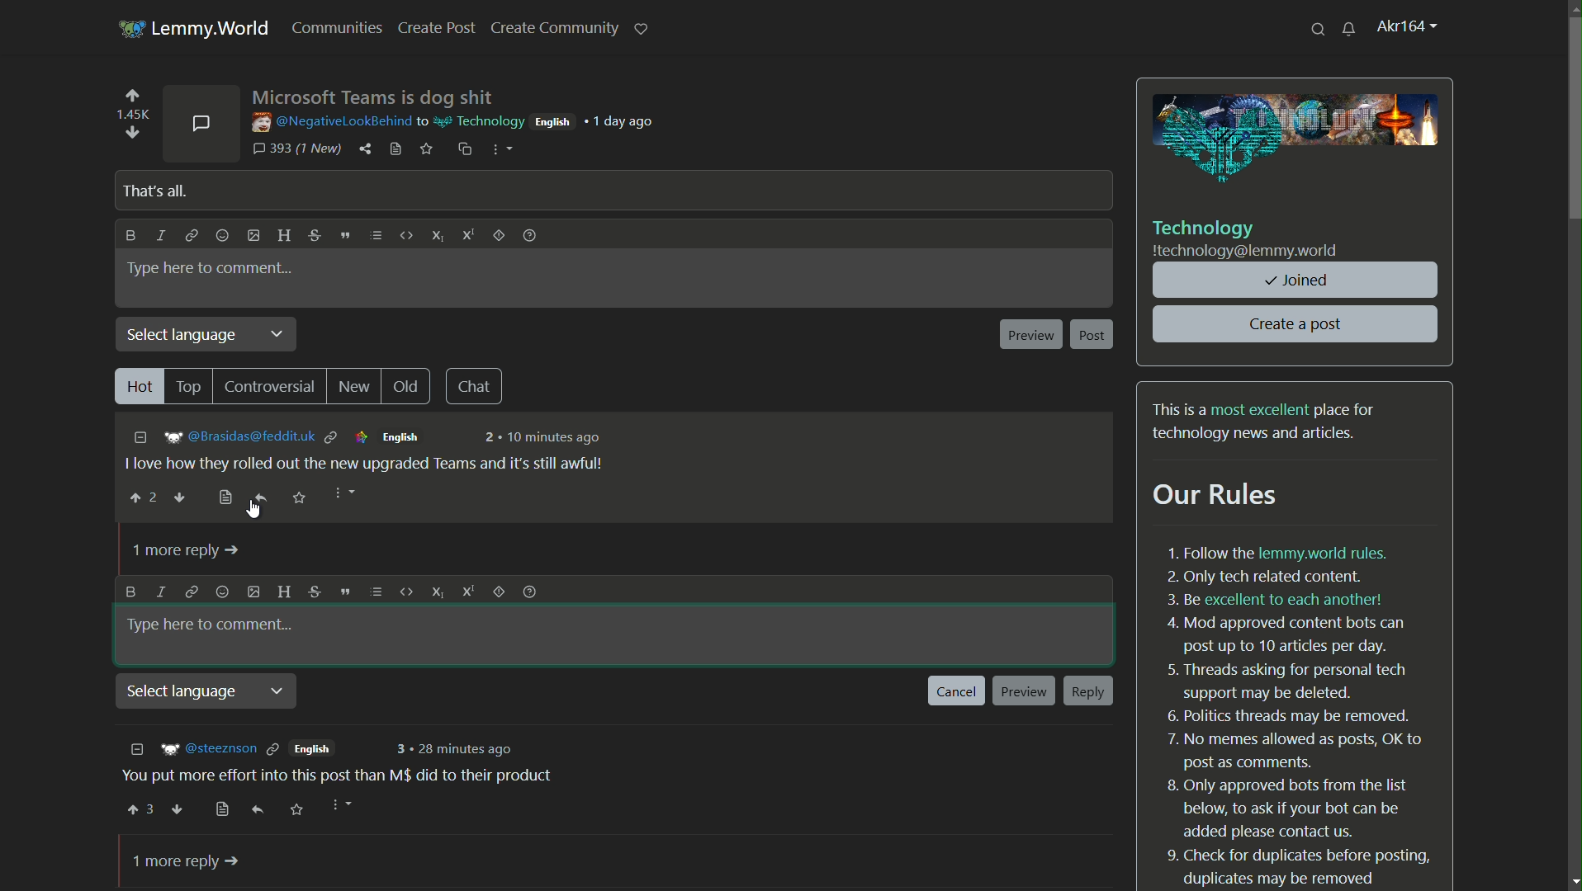  Describe the element at coordinates (132, 98) in the screenshot. I see `upvote` at that location.